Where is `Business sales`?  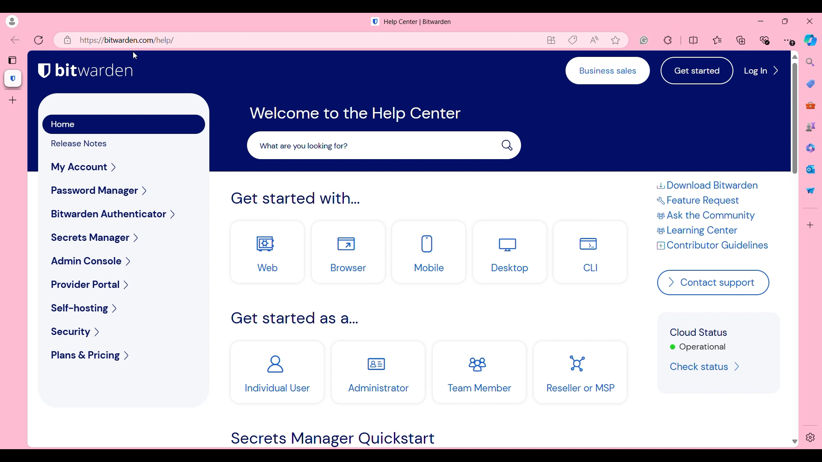
Business sales is located at coordinates (608, 71).